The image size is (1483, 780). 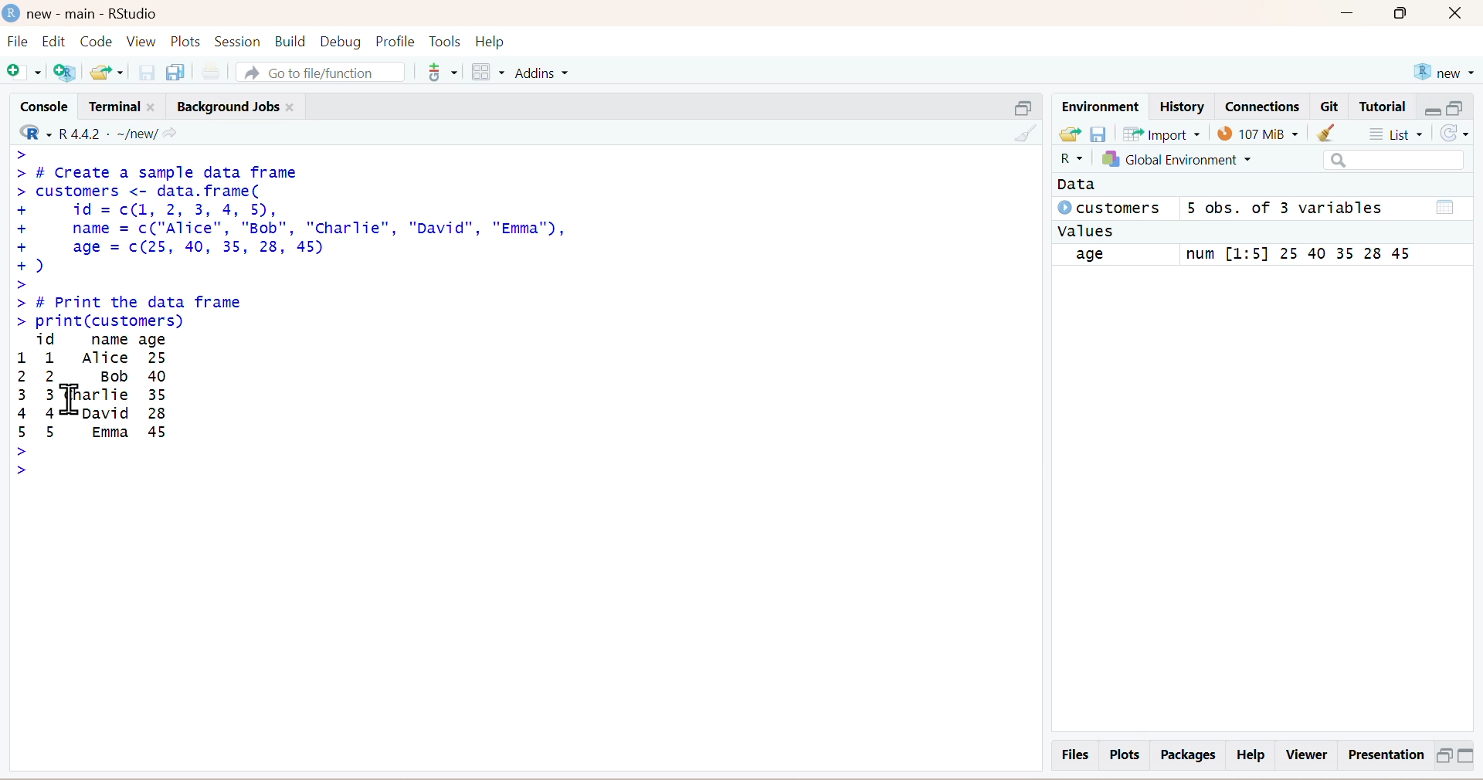 I want to click on Open existing file, so click(x=109, y=70).